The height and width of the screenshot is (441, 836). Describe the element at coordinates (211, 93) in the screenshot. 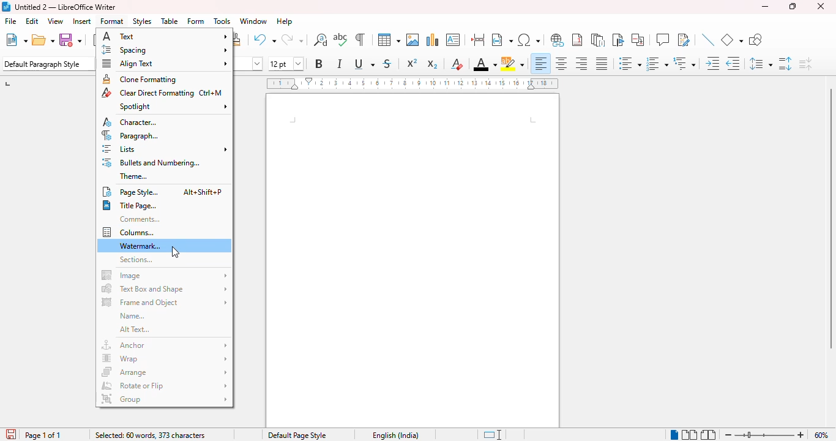

I see `shortcut for clear direct formatting` at that location.